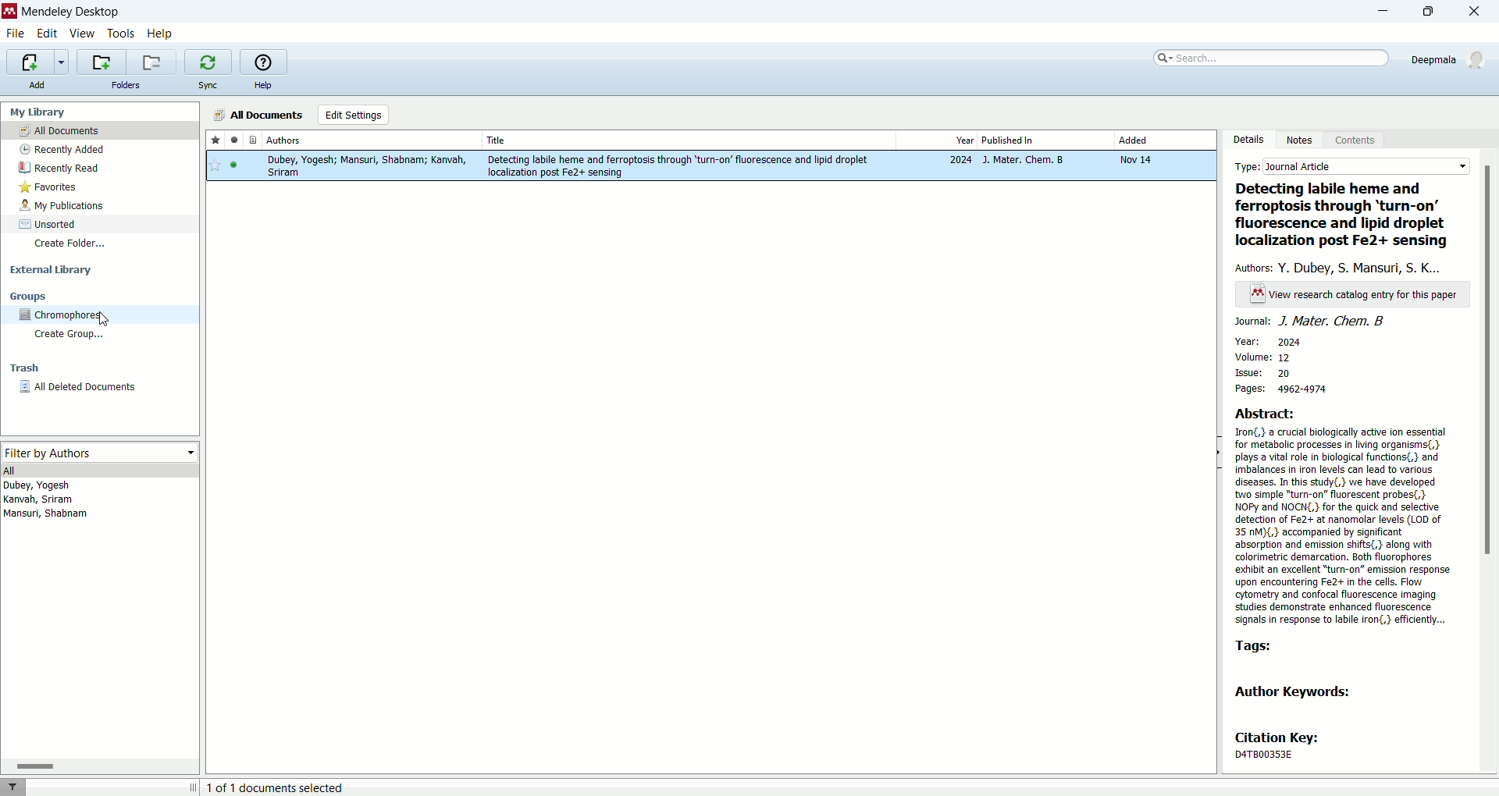  Describe the element at coordinates (37, 62) in the screenshot. I see `import` at that location.